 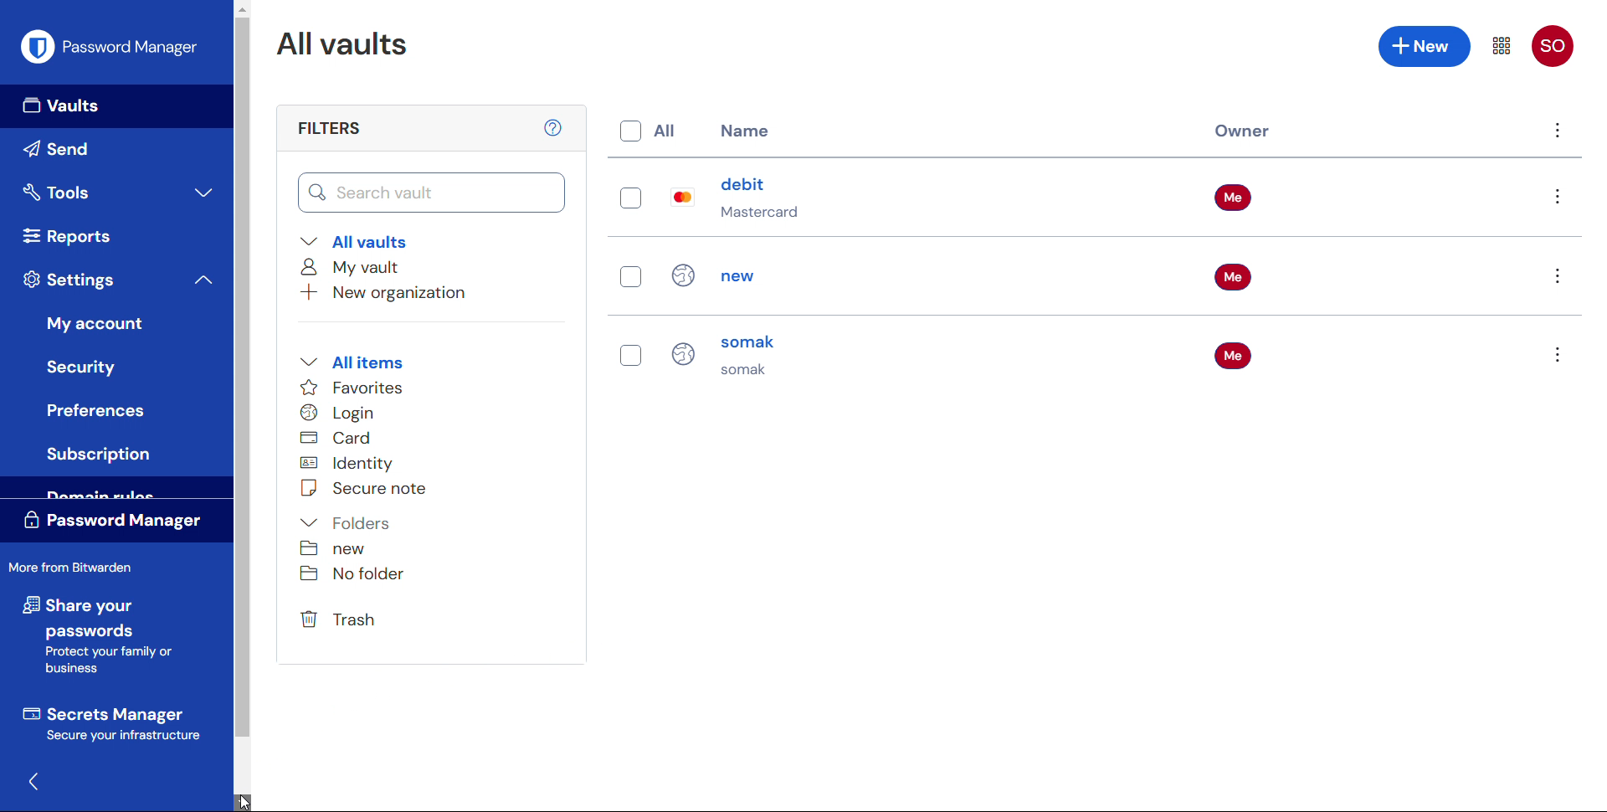 What do you see at coordinates (87, 367) in the screenshot?
I see `Security ` at bounding box center [87, 367].